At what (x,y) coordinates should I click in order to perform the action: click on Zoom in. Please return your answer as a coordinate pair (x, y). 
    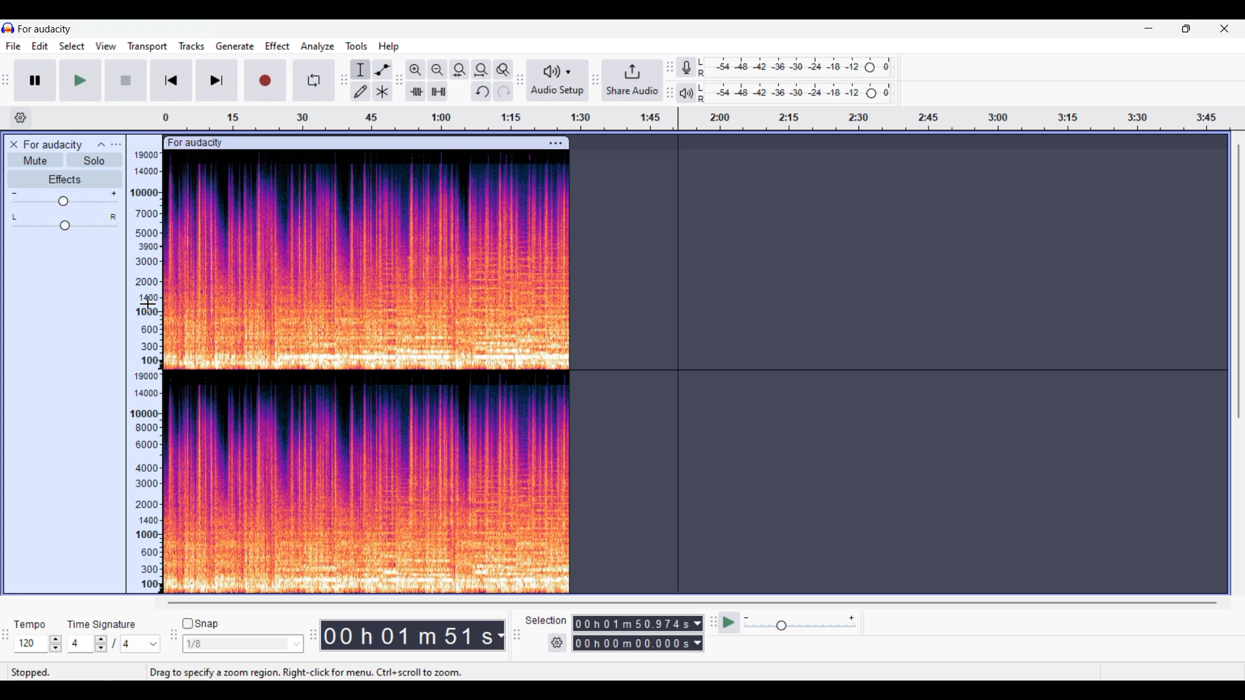
    Looking at the image, I should click on (416, 70).